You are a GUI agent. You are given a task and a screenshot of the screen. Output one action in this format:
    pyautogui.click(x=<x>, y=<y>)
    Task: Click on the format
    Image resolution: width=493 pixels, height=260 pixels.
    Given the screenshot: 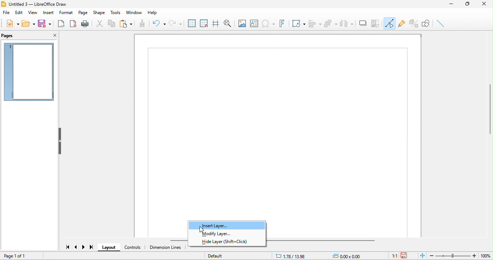 What is the action you would take?
    pyautogui.click(x=65, y=13)
    